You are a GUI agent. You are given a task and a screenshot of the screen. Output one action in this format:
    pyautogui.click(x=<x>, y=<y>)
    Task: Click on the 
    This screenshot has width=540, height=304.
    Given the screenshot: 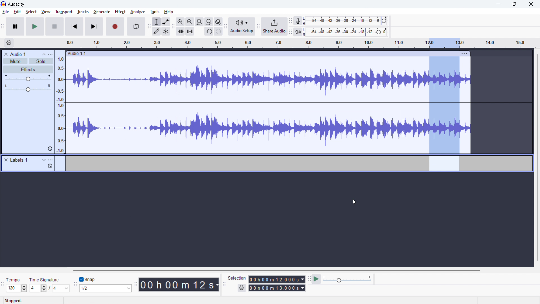 What is the action you would take?
    pyautogui.click(x=305, y=32)
    